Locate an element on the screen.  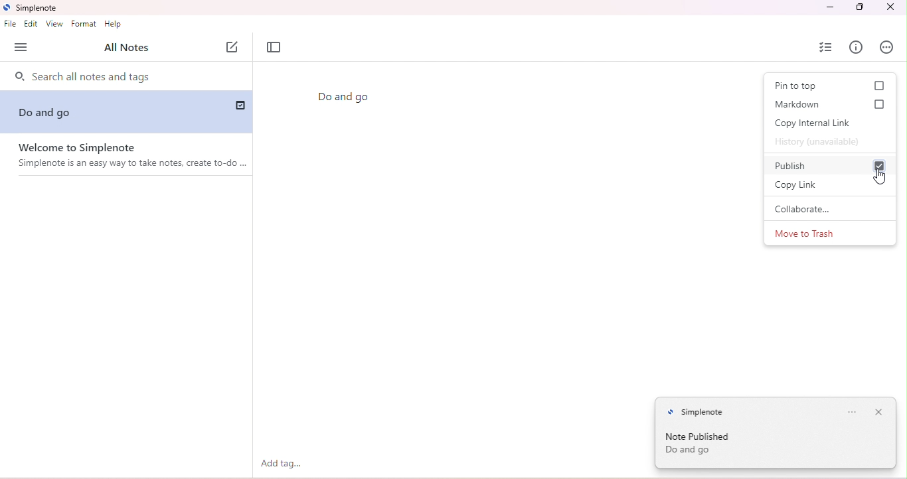
close is located at coordinates (880, 411).